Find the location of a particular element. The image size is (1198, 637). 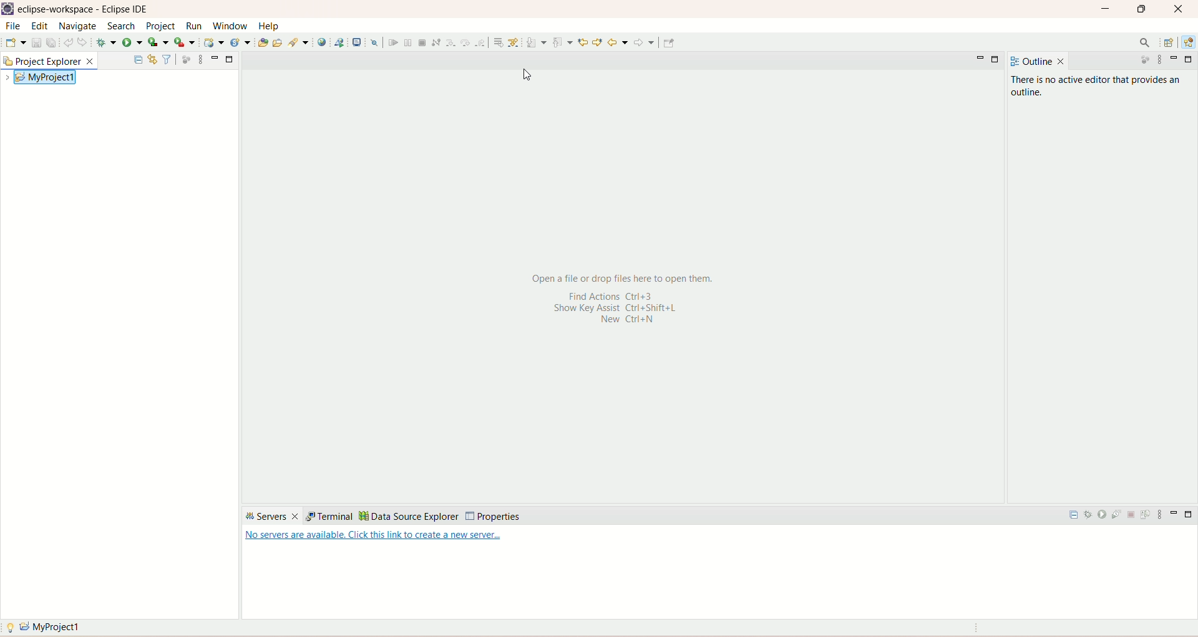

disconnect is located at coordinates (436, 42).